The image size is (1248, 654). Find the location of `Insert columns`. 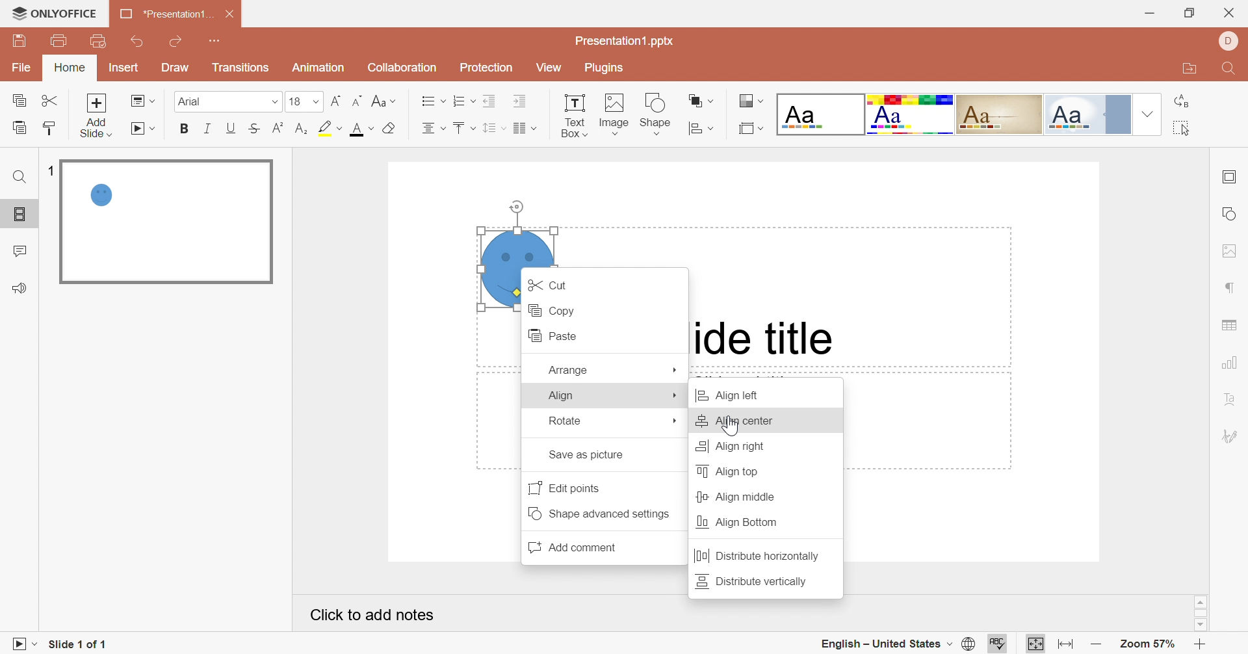

Insert columns is located at coordinates (525, 128).